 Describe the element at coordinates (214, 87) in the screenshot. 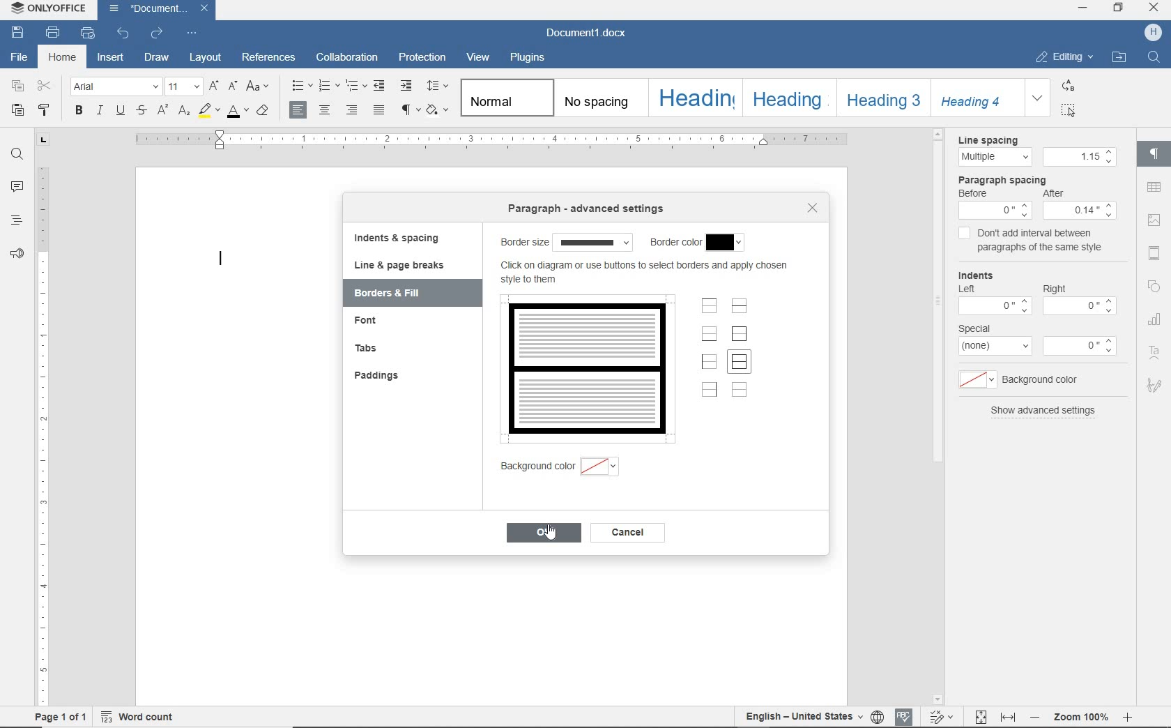

I see `increment font size` at that location.